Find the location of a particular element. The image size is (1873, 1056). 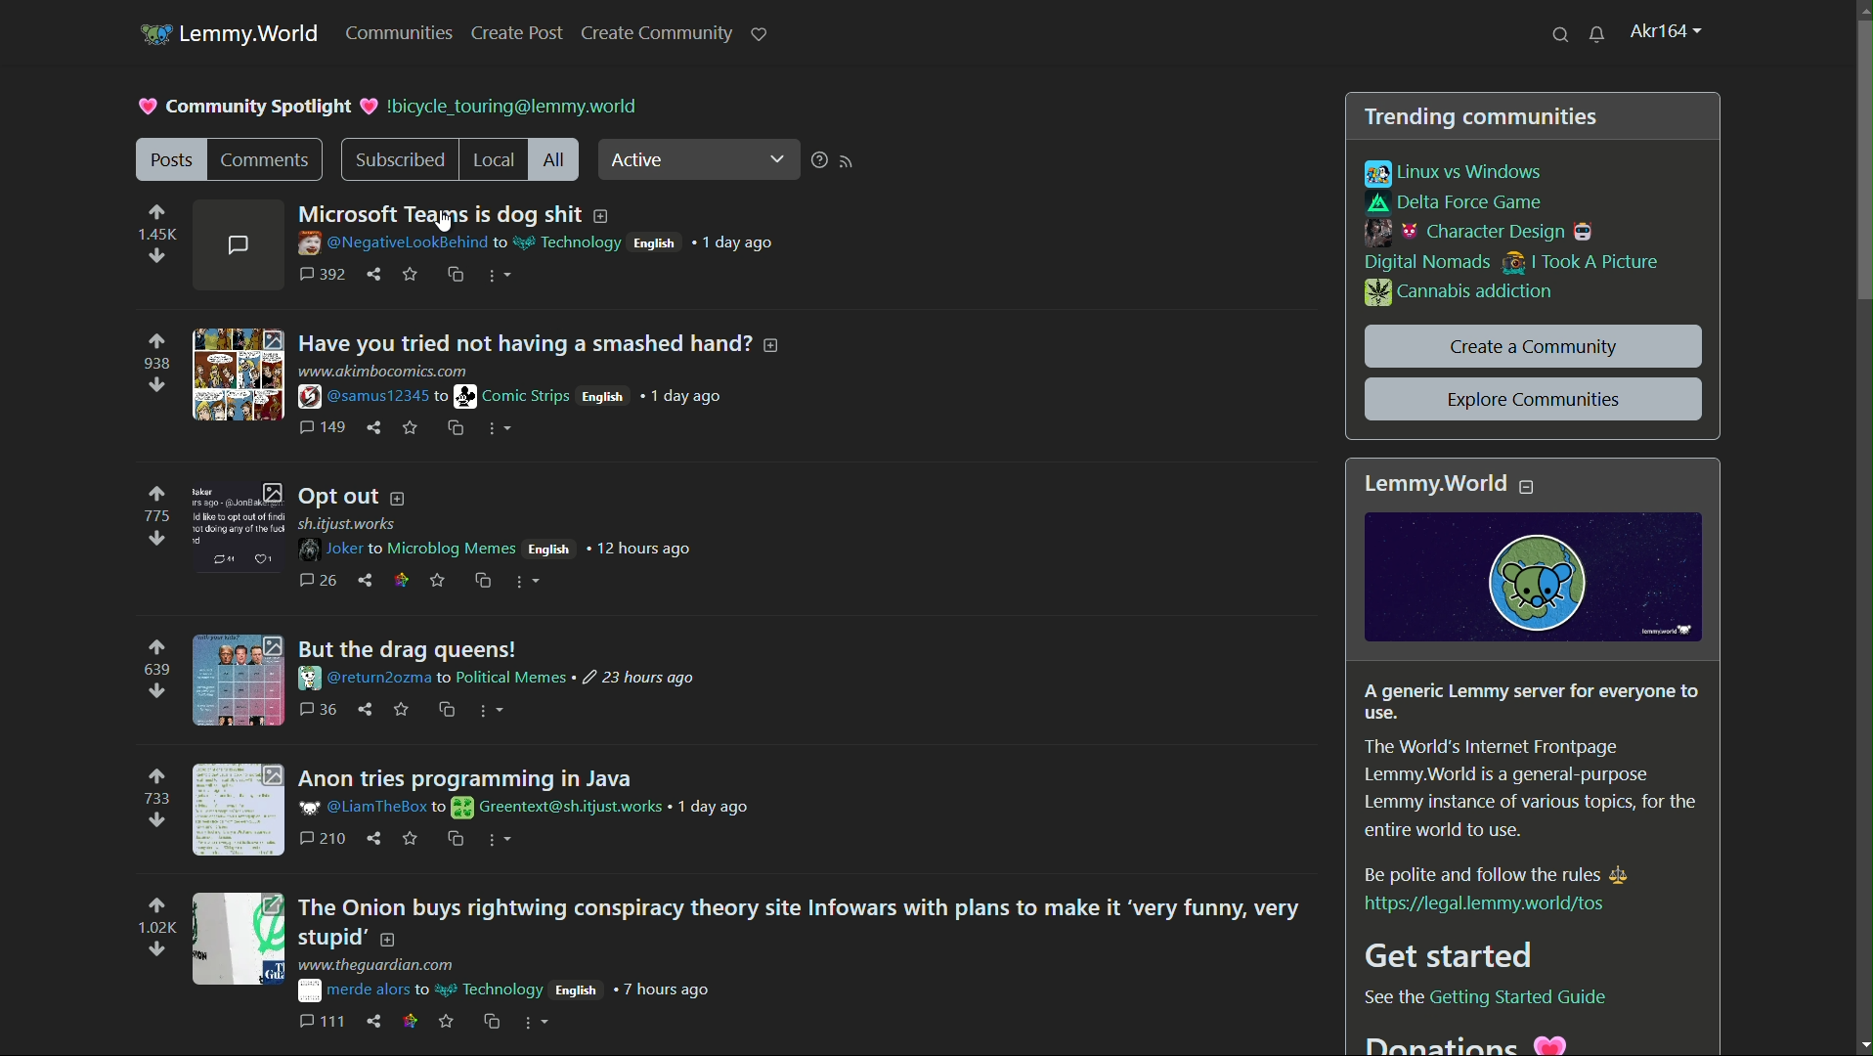

cs is located at coordinates (444, 711).